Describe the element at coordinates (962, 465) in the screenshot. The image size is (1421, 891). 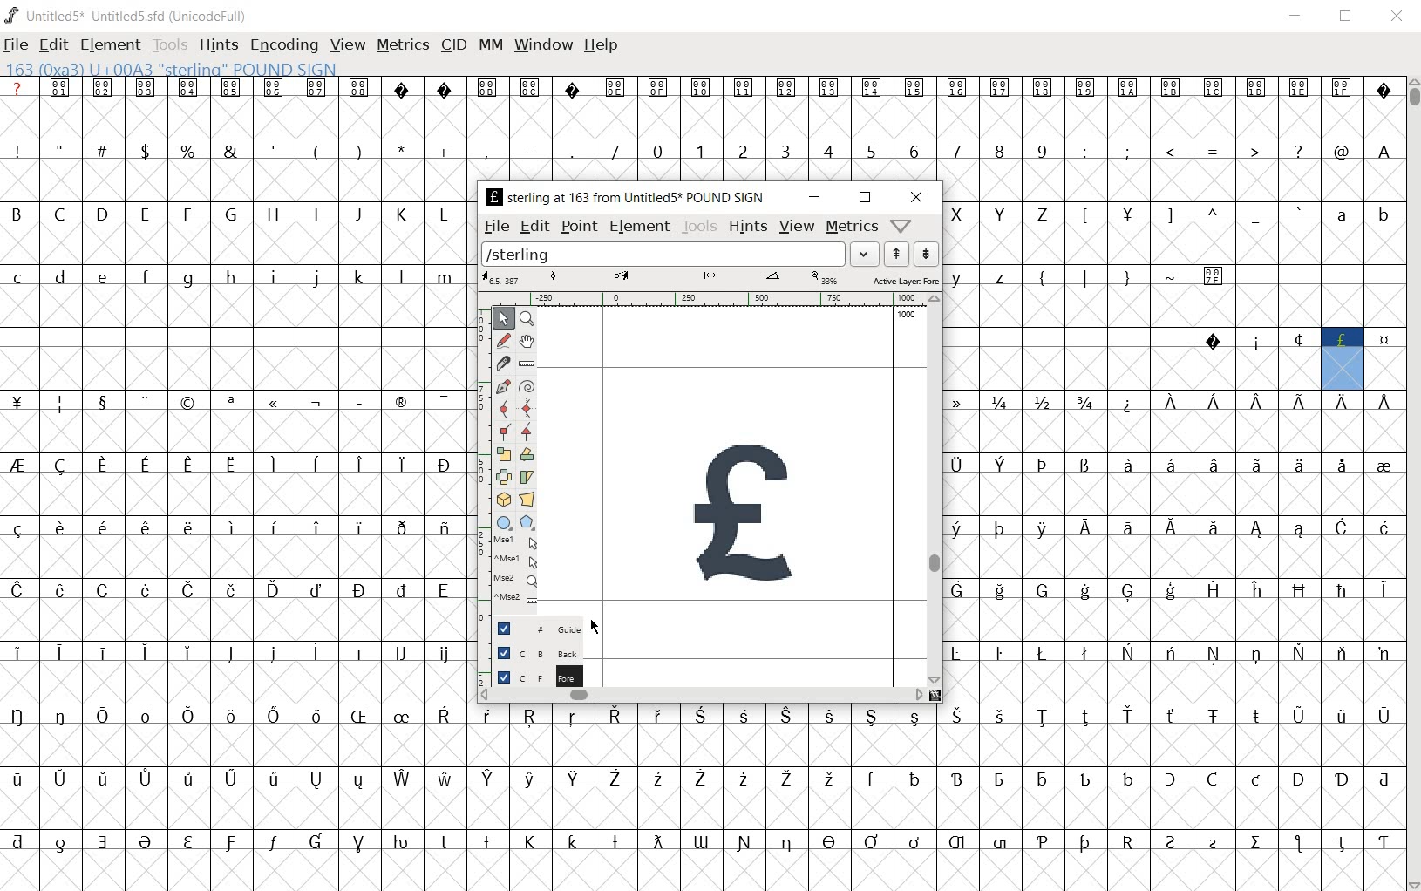
I see `Symbol` at that location.